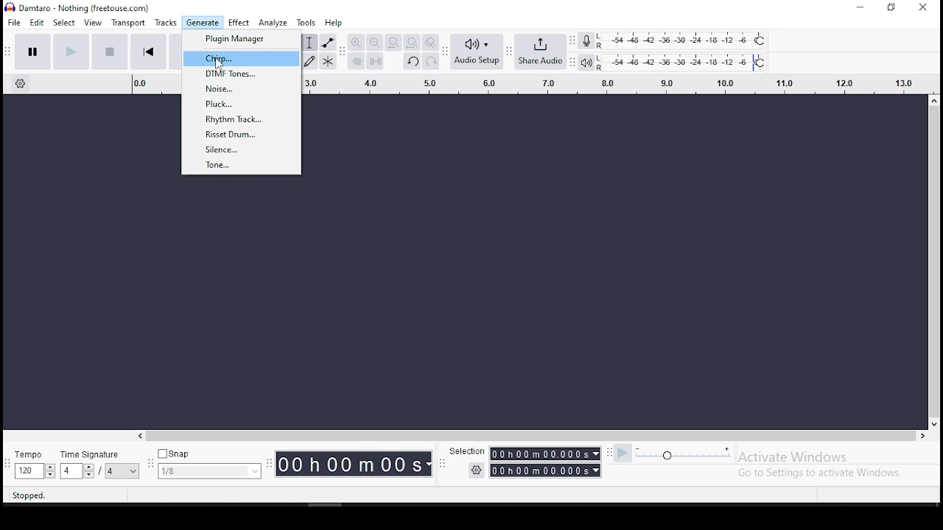 The image size is (943, 530). What do you see at coordinates (39, 24) in the screenshot?
I see `edit` at bounding box center [39, 24].